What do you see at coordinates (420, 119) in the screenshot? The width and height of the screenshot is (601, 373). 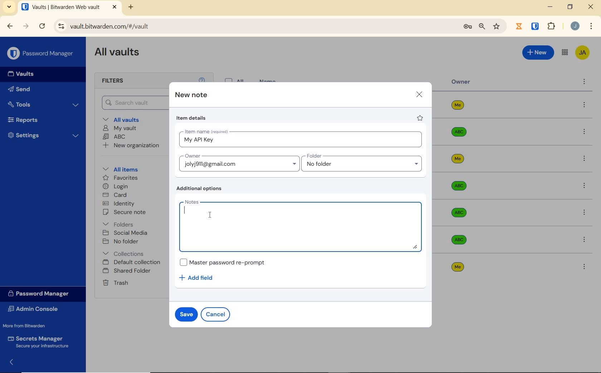 I see `favorite` at bounding box center [420, 119].